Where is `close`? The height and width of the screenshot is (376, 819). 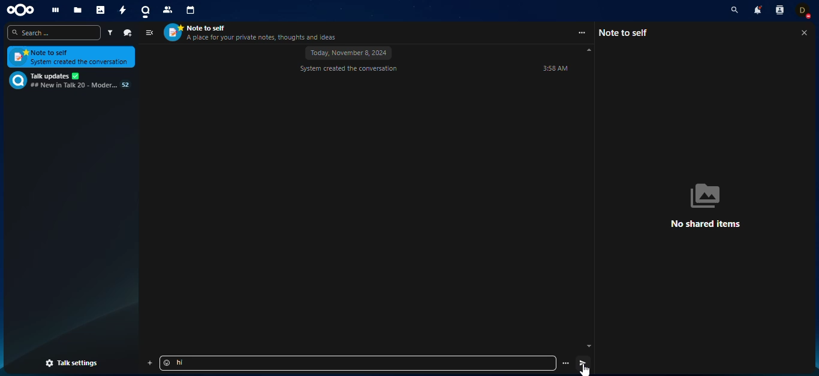 close is located at coordinates (803, 34).